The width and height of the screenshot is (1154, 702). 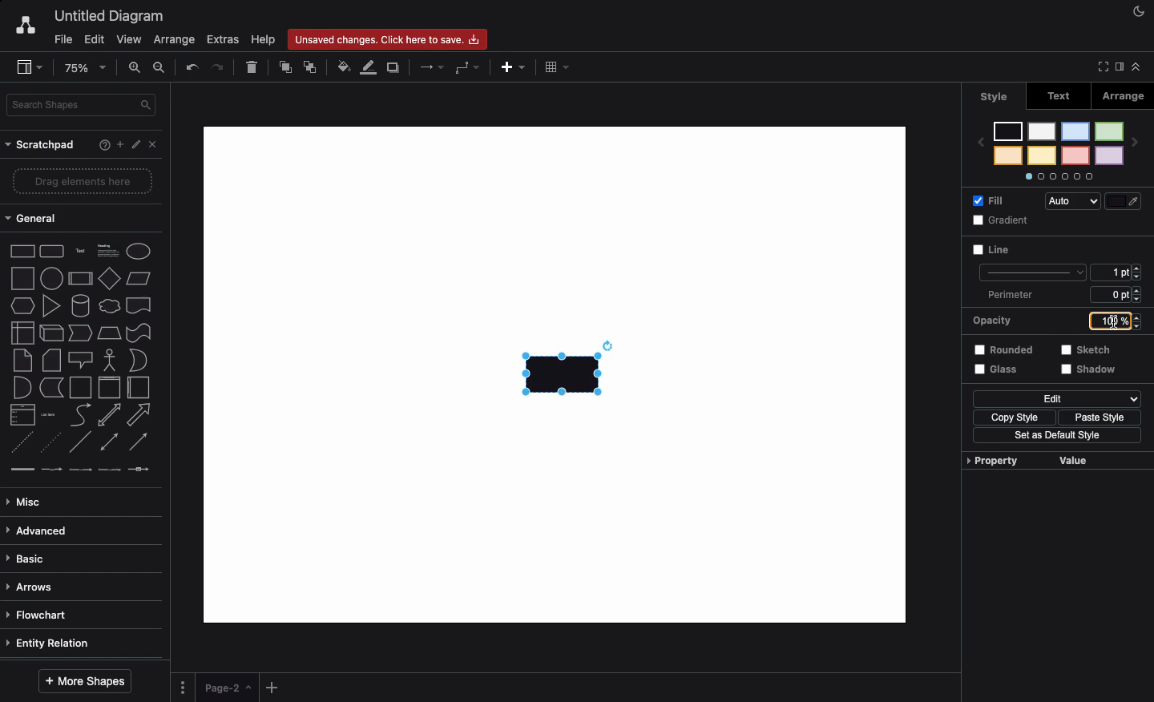 I want to click on Page, so click(x=227, y=688).